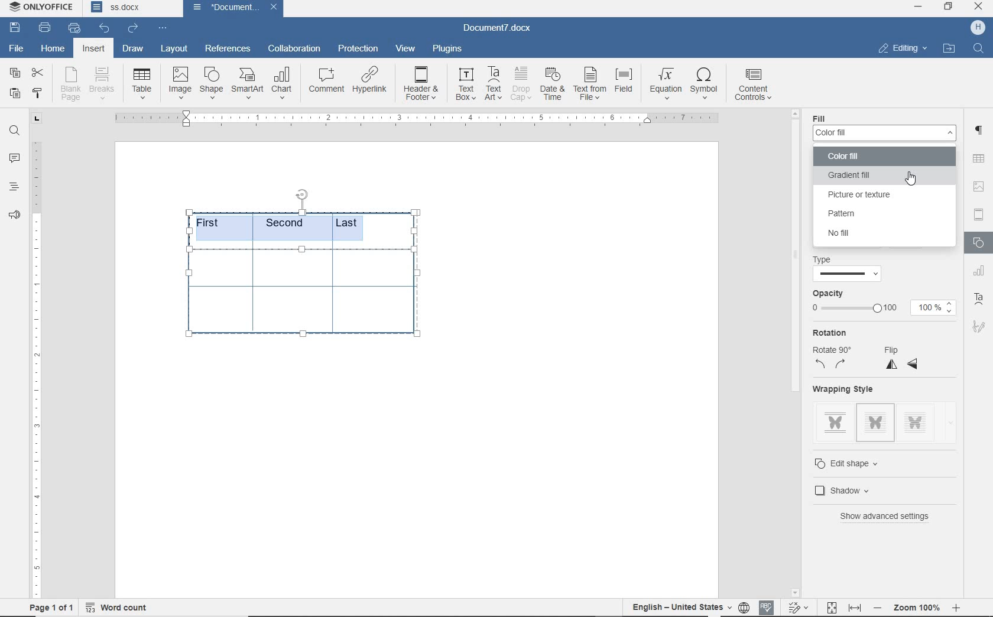 This screenshot has height=617, width=993. What do you see at coordinates (415, 118) in the screenshot?
I see `ruler` at bounding box center [415, 118].